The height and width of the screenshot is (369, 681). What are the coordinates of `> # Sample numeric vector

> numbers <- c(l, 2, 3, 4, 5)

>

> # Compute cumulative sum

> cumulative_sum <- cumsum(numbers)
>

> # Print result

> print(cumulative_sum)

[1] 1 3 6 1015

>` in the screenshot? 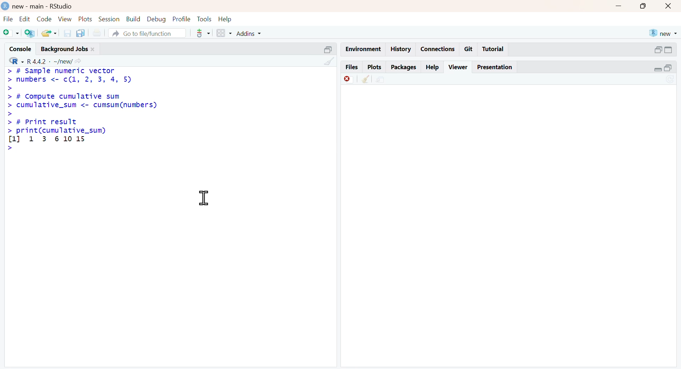 It's located at (83, 110).